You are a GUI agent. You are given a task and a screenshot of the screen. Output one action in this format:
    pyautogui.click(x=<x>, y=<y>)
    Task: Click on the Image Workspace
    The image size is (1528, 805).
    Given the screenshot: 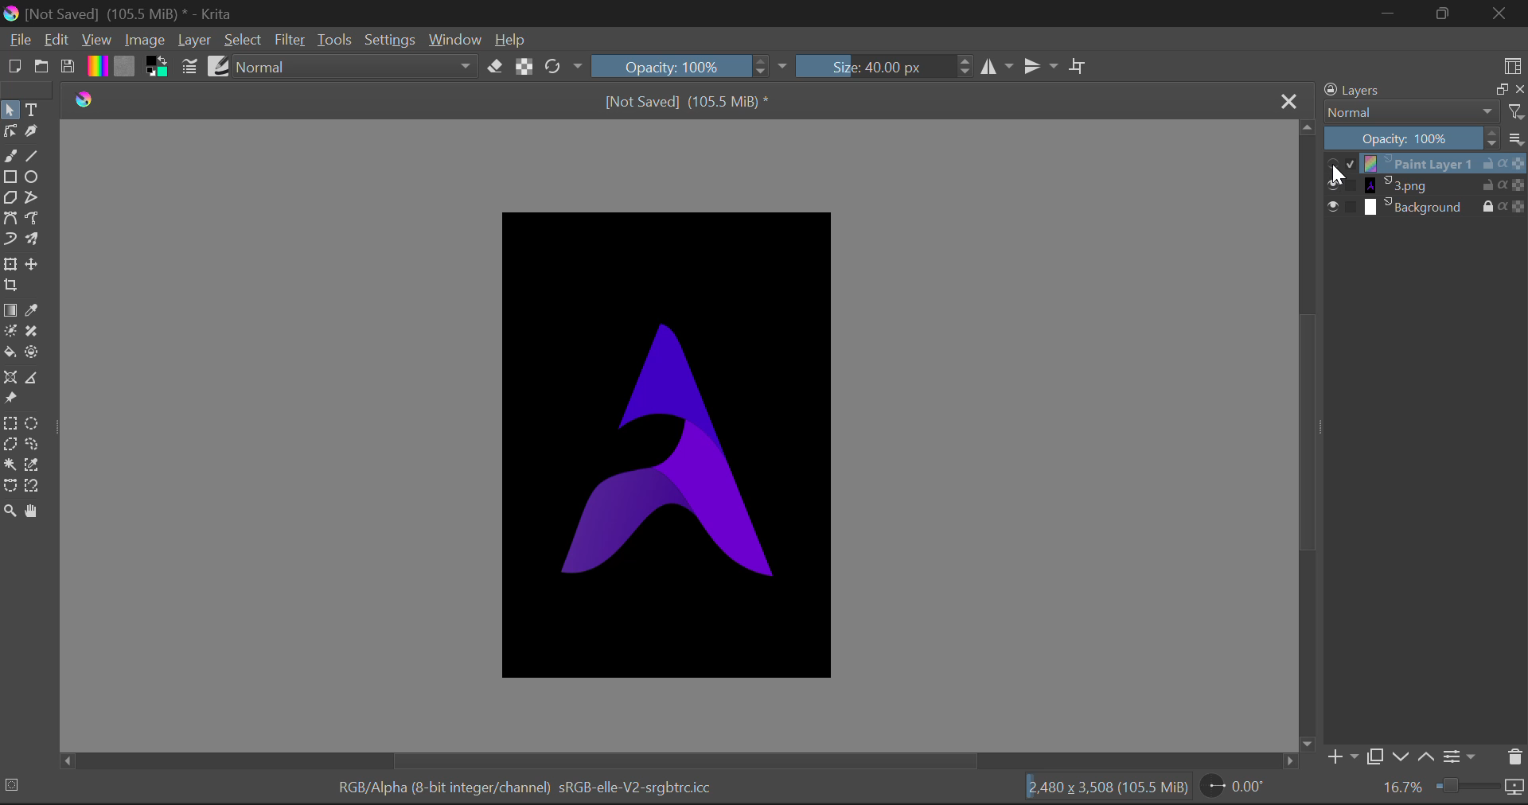 What is the action you would take?
    pyautogui.click(x=672, y=443)
    